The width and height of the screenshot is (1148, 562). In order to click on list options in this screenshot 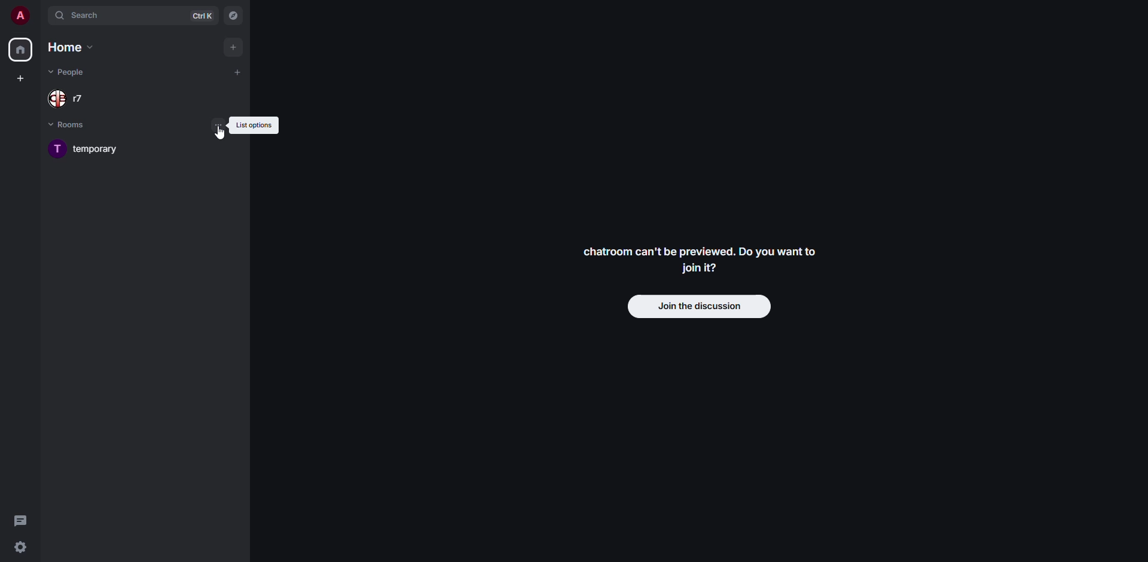, I will do `click(255, 125)`.